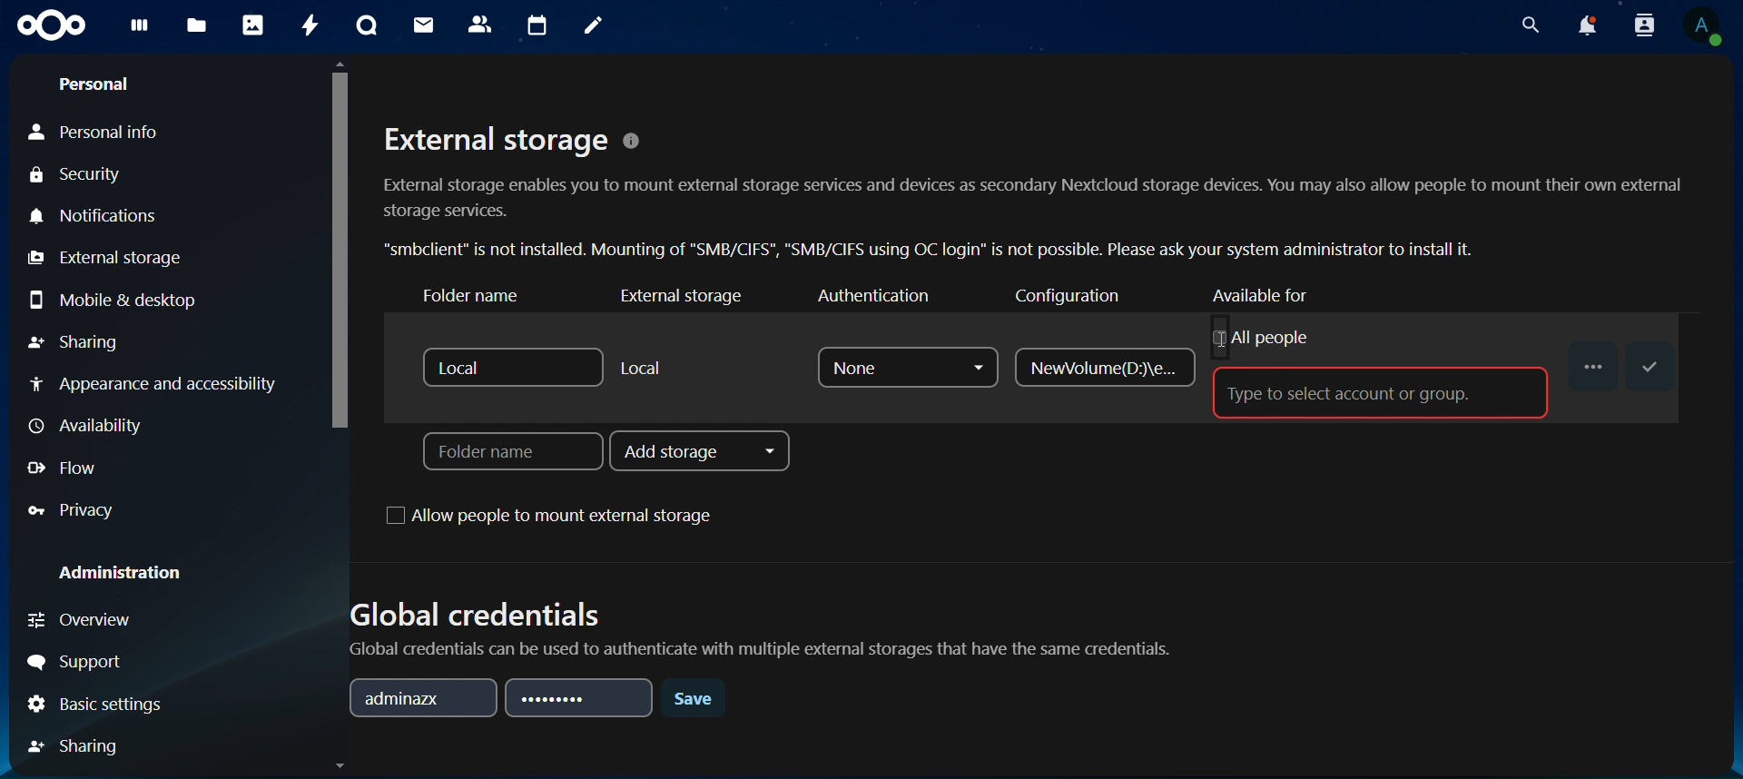  Describe the element at coordinates (1591, 361) in the screenshot. I see `...` at that location.